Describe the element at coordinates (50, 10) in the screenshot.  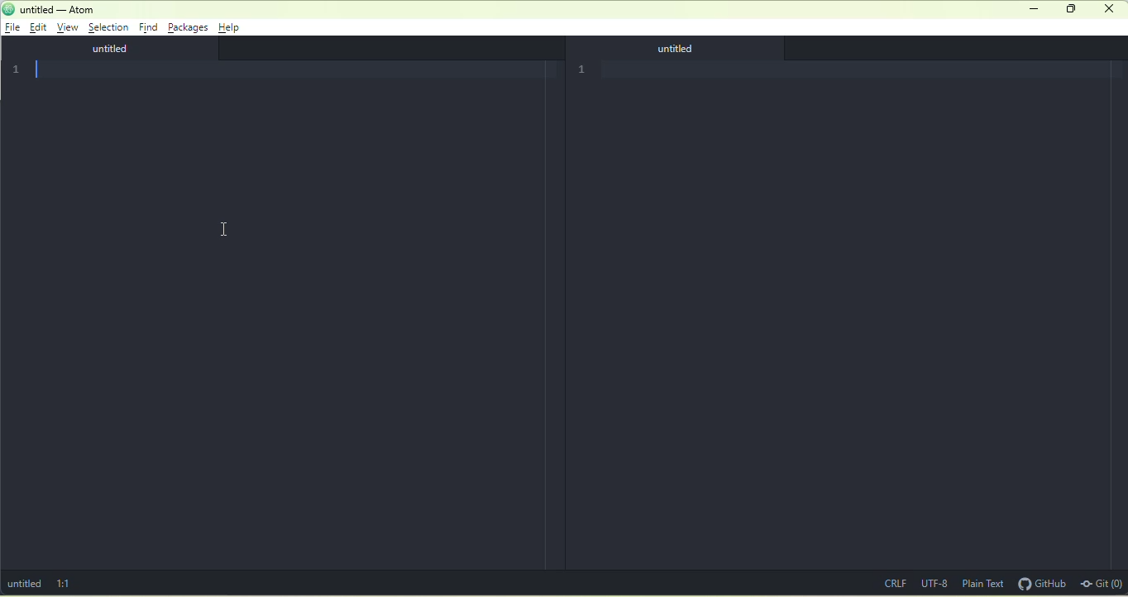
I see `title` at that location.